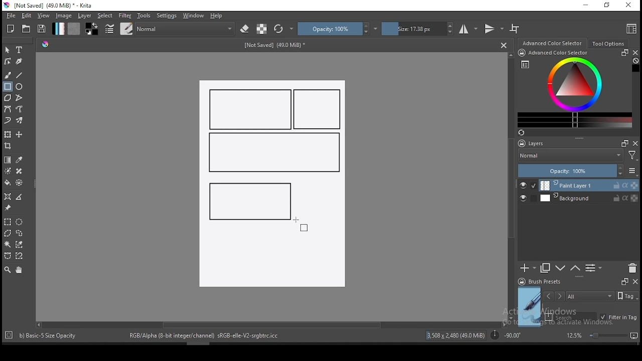 The width and height of the screenshot is (642, 361). What do you see at coordinates (630, 29) in the screenshot?
I see `choose workspace` at bounding box center [630, 29].